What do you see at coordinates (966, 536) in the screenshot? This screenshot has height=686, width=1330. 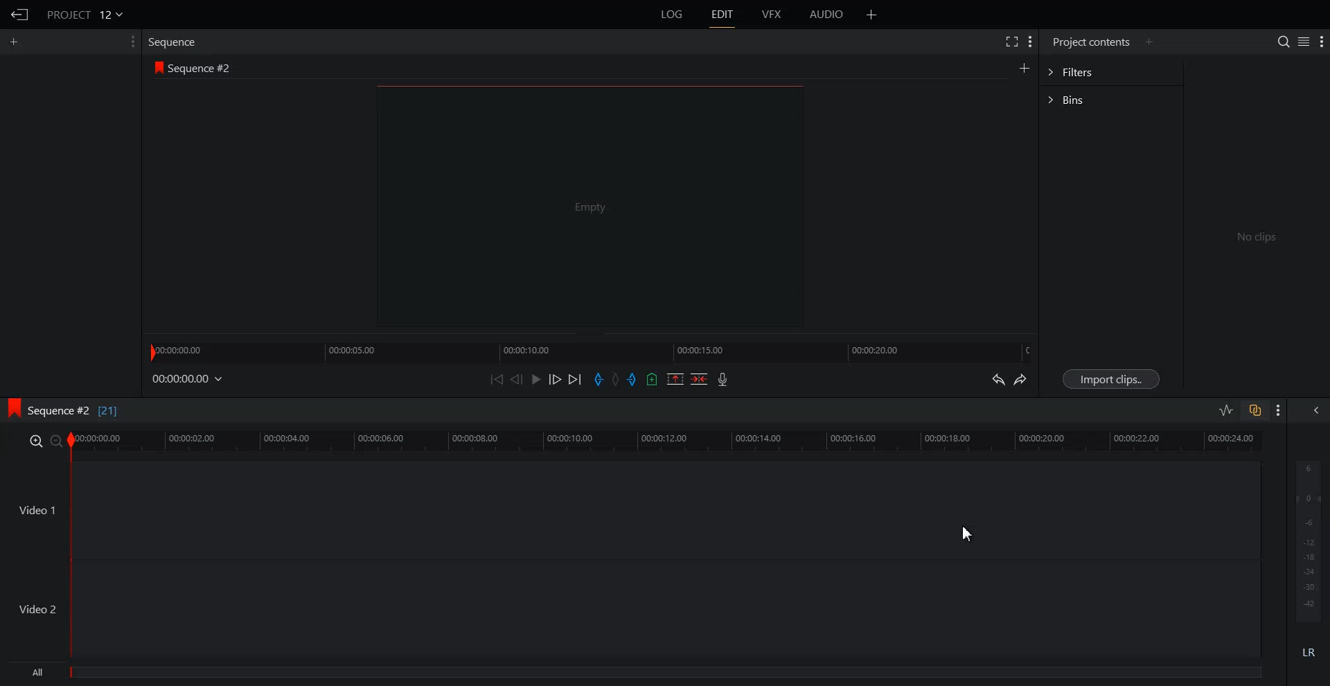 I see `Cursor` at bounding box center [966, 536].